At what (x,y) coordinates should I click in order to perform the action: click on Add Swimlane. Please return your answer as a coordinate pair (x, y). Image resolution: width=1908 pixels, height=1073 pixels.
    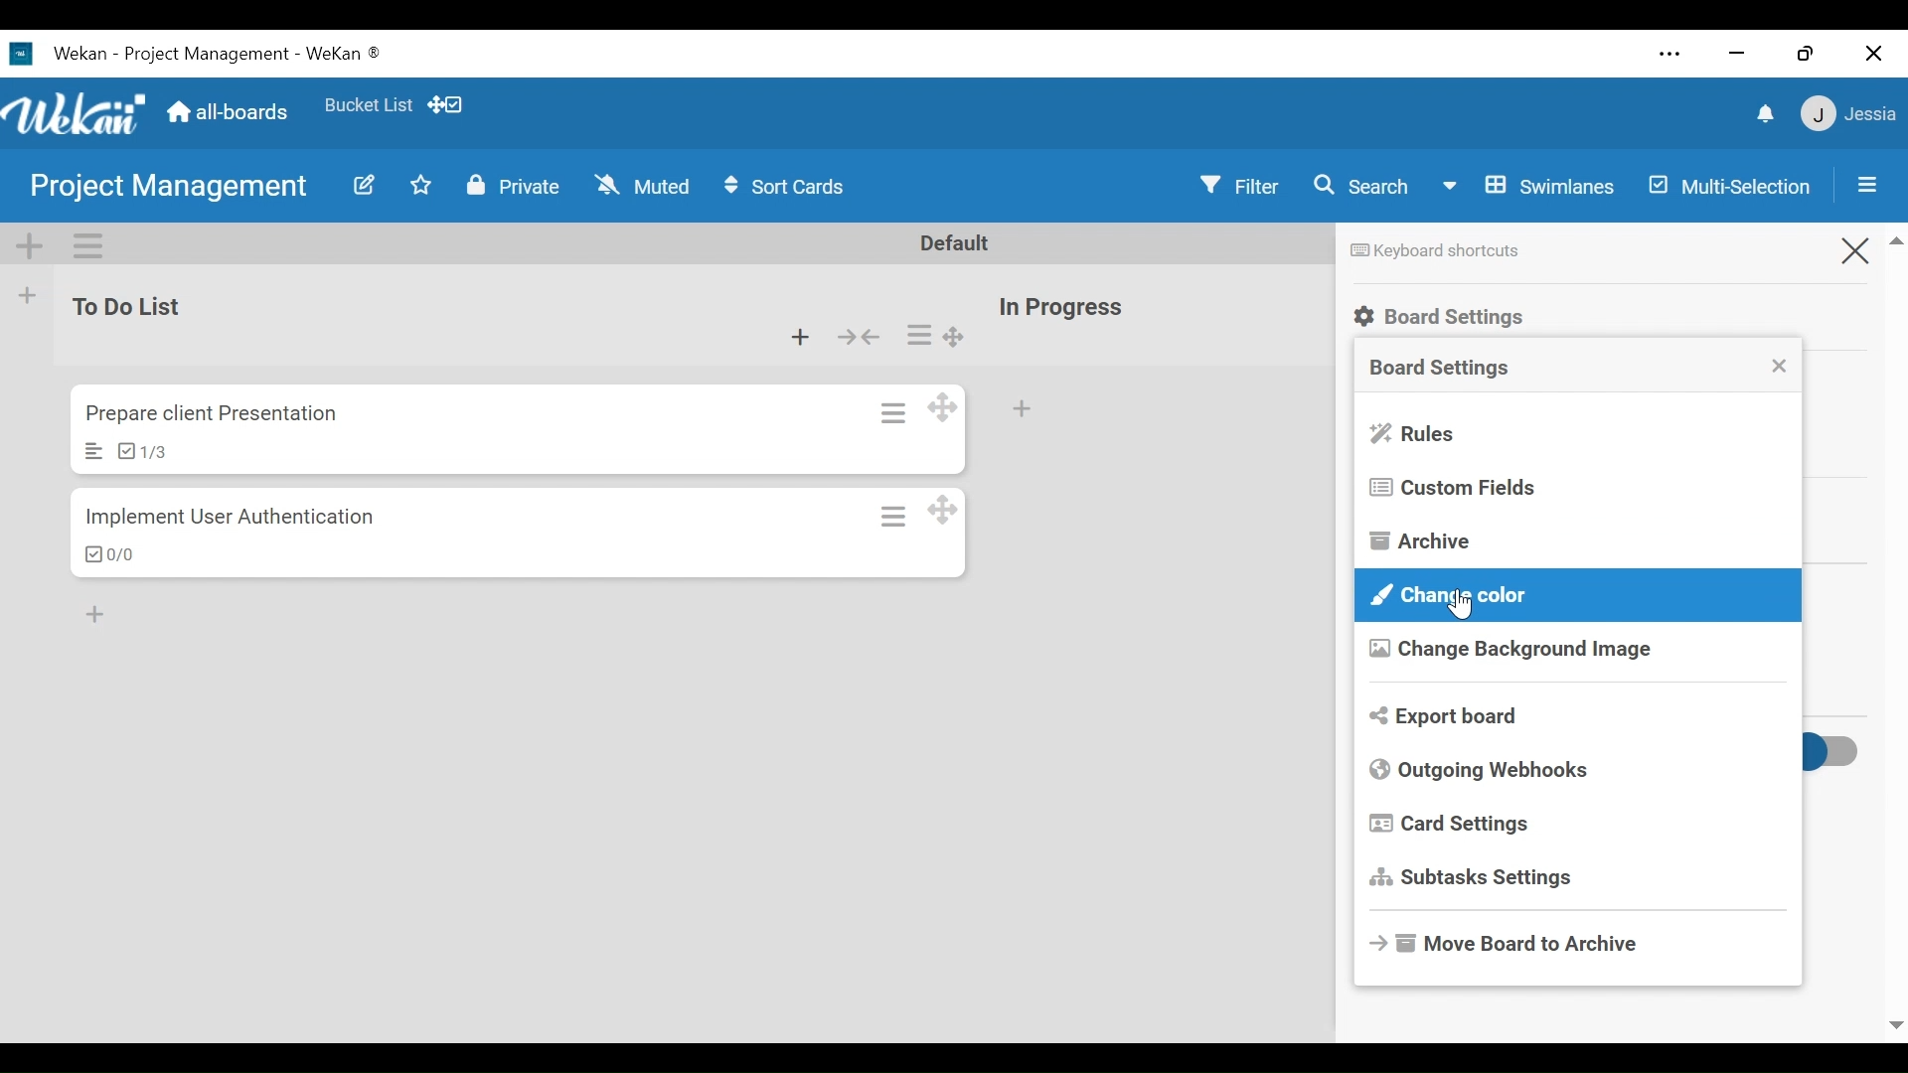
    Looking at the image, I should click on (28, 244).